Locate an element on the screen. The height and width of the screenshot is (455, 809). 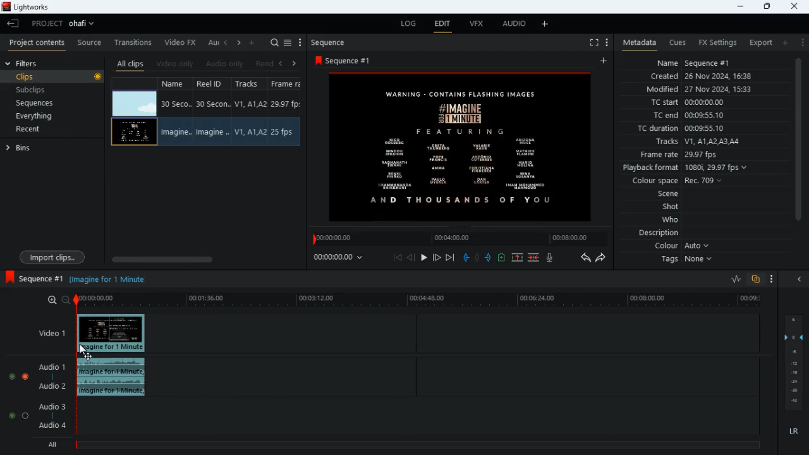
Track is located at coordinates (250, 131).